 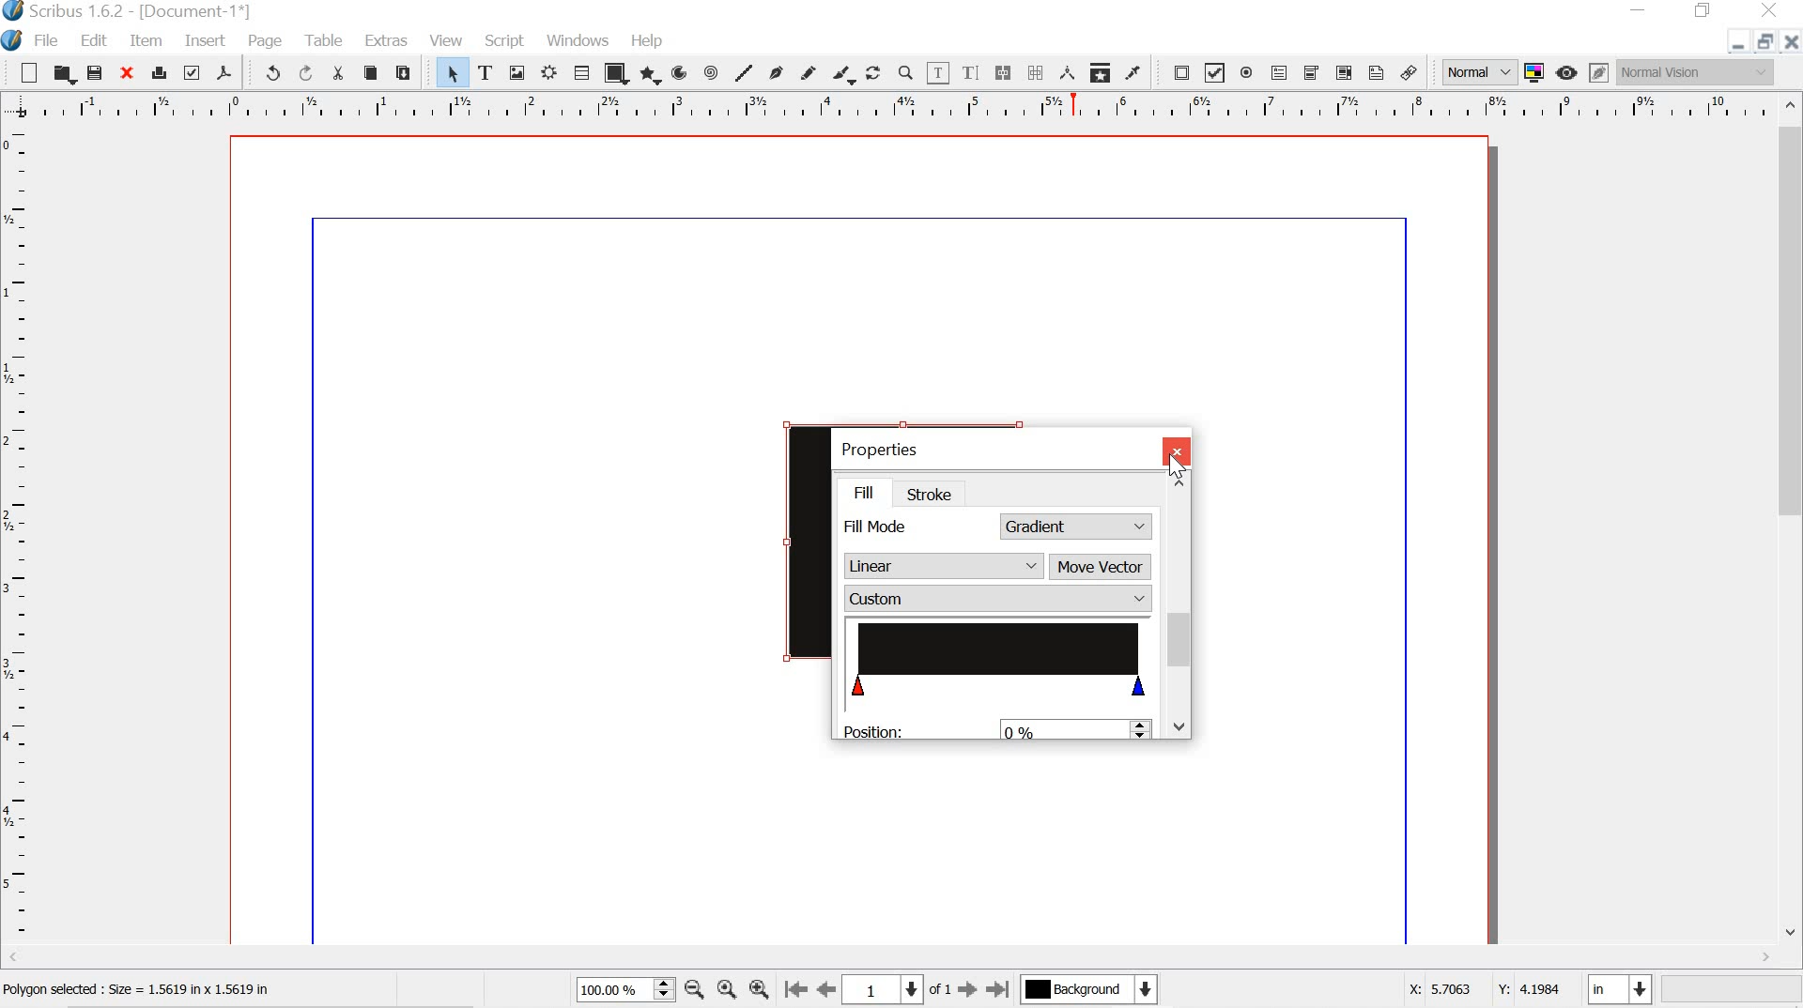 What do you see at coordinates (325, 40) in the screenshot?
I see `table` at bounding box center [325, 40].